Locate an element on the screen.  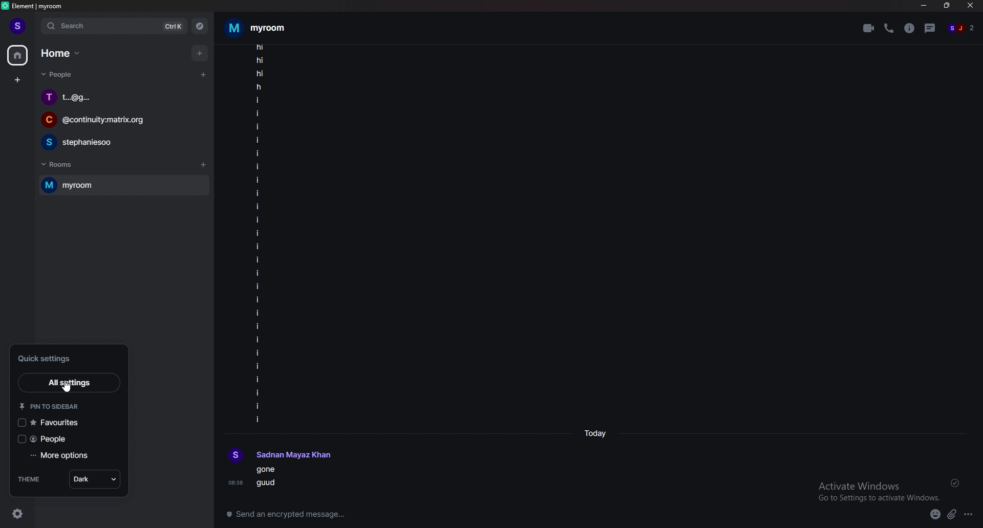
chat is located at coordinates (117, 142).